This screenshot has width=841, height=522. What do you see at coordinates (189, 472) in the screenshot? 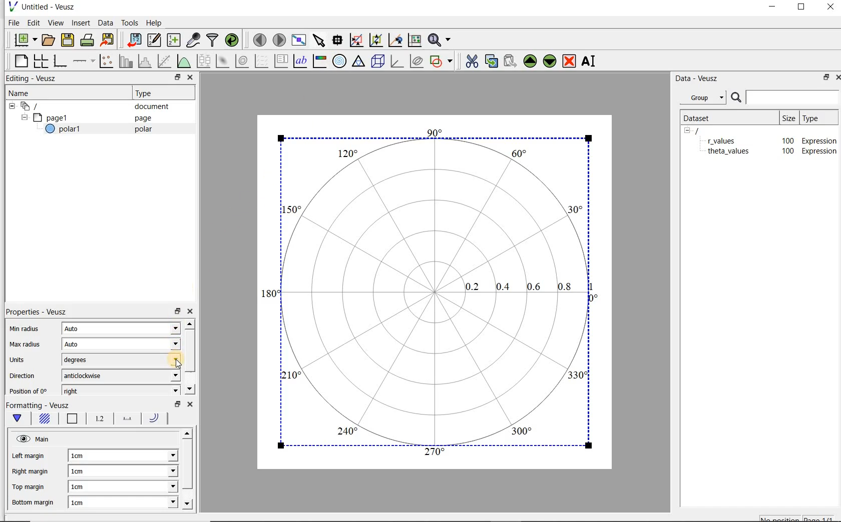
I see `scroll bar` at bounding box center [189, 472].